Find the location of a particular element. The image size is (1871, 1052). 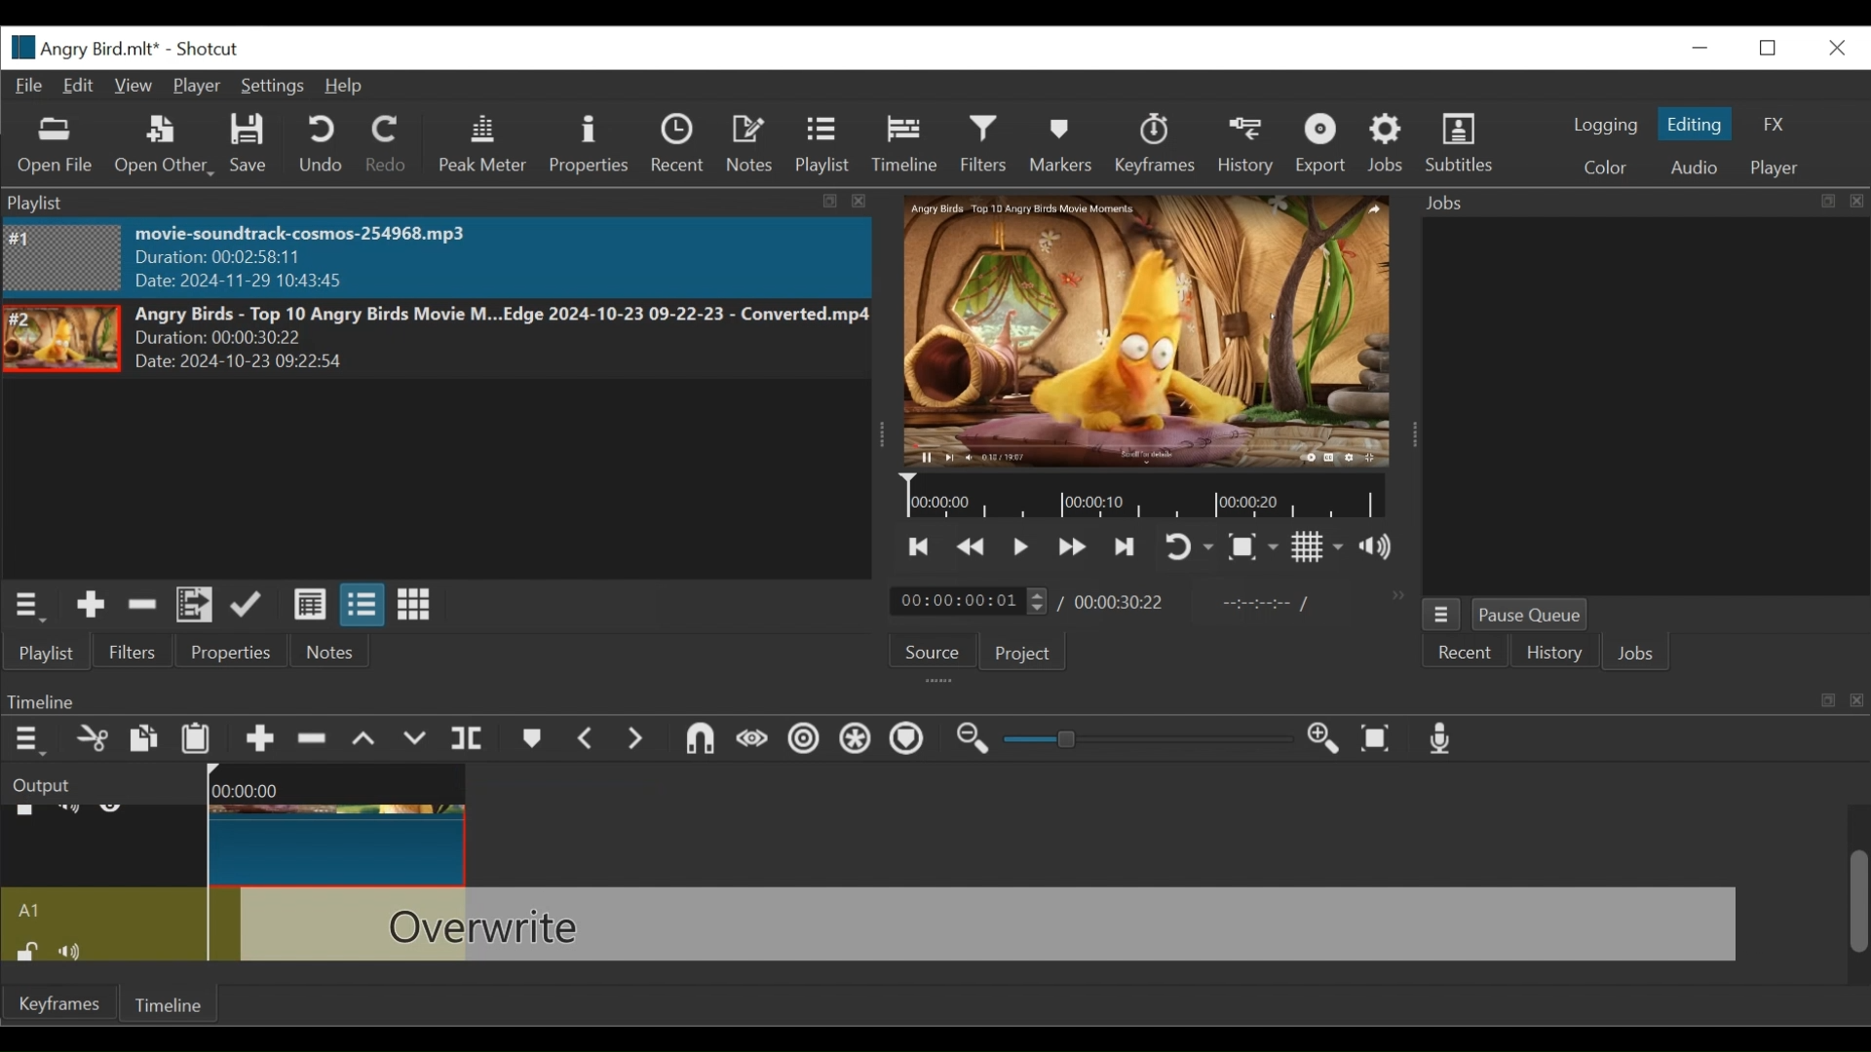

Open Other is located at coordinates (165, 146).